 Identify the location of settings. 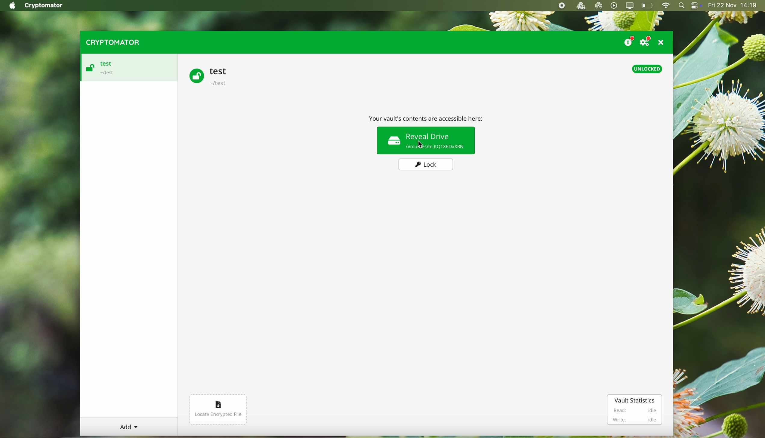
(647, 41).